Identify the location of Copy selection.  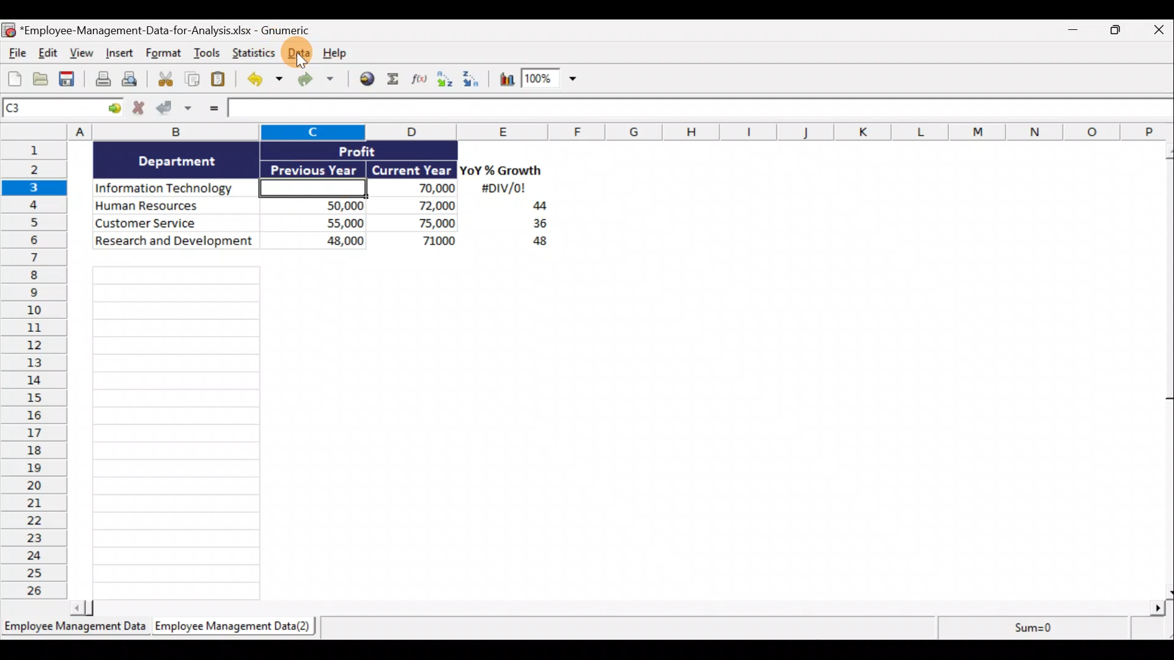
(193, 79).